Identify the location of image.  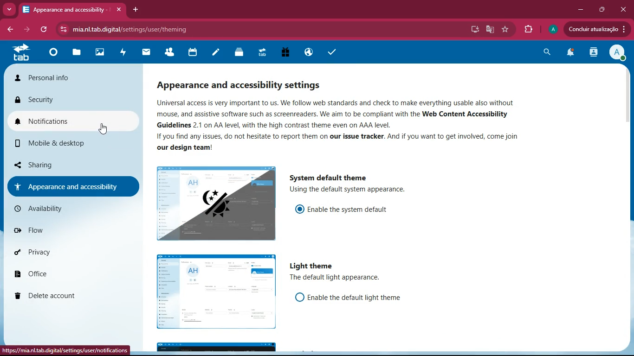
(216, 291).